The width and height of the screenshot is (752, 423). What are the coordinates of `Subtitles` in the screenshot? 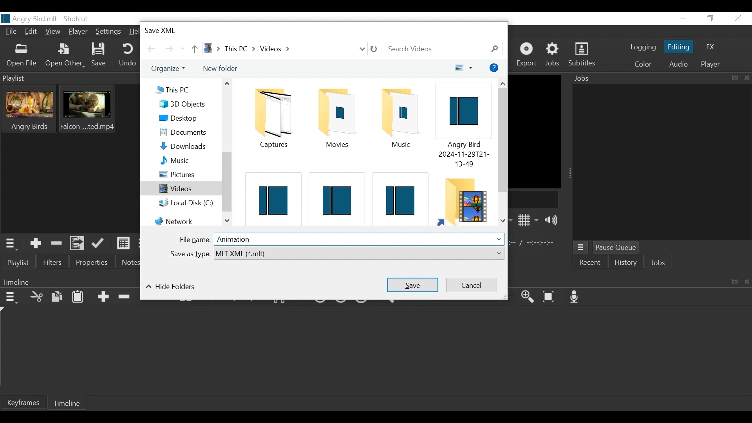 It's located at (581, 55).